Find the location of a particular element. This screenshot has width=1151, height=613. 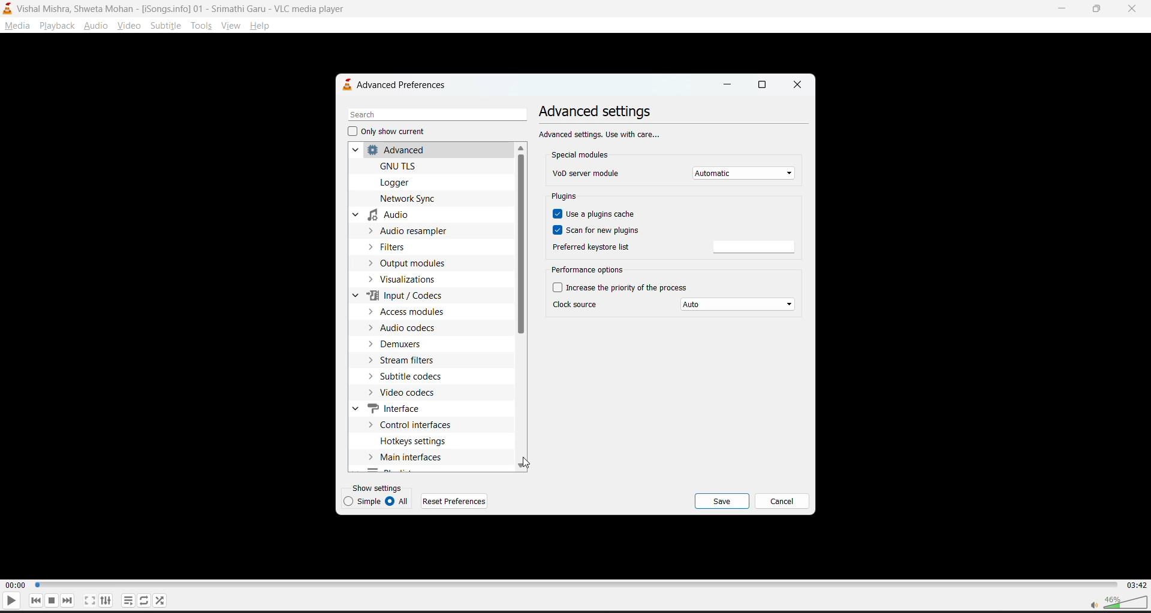

logger is located at coordinates (402, 183).